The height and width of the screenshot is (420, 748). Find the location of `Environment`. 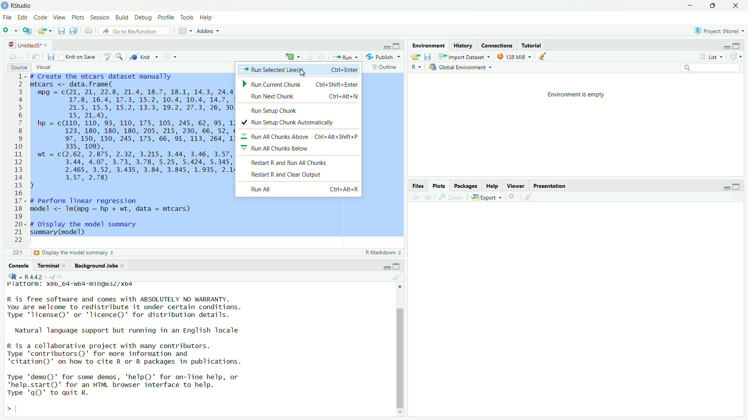

Environment is located at coordinates (428, 46).